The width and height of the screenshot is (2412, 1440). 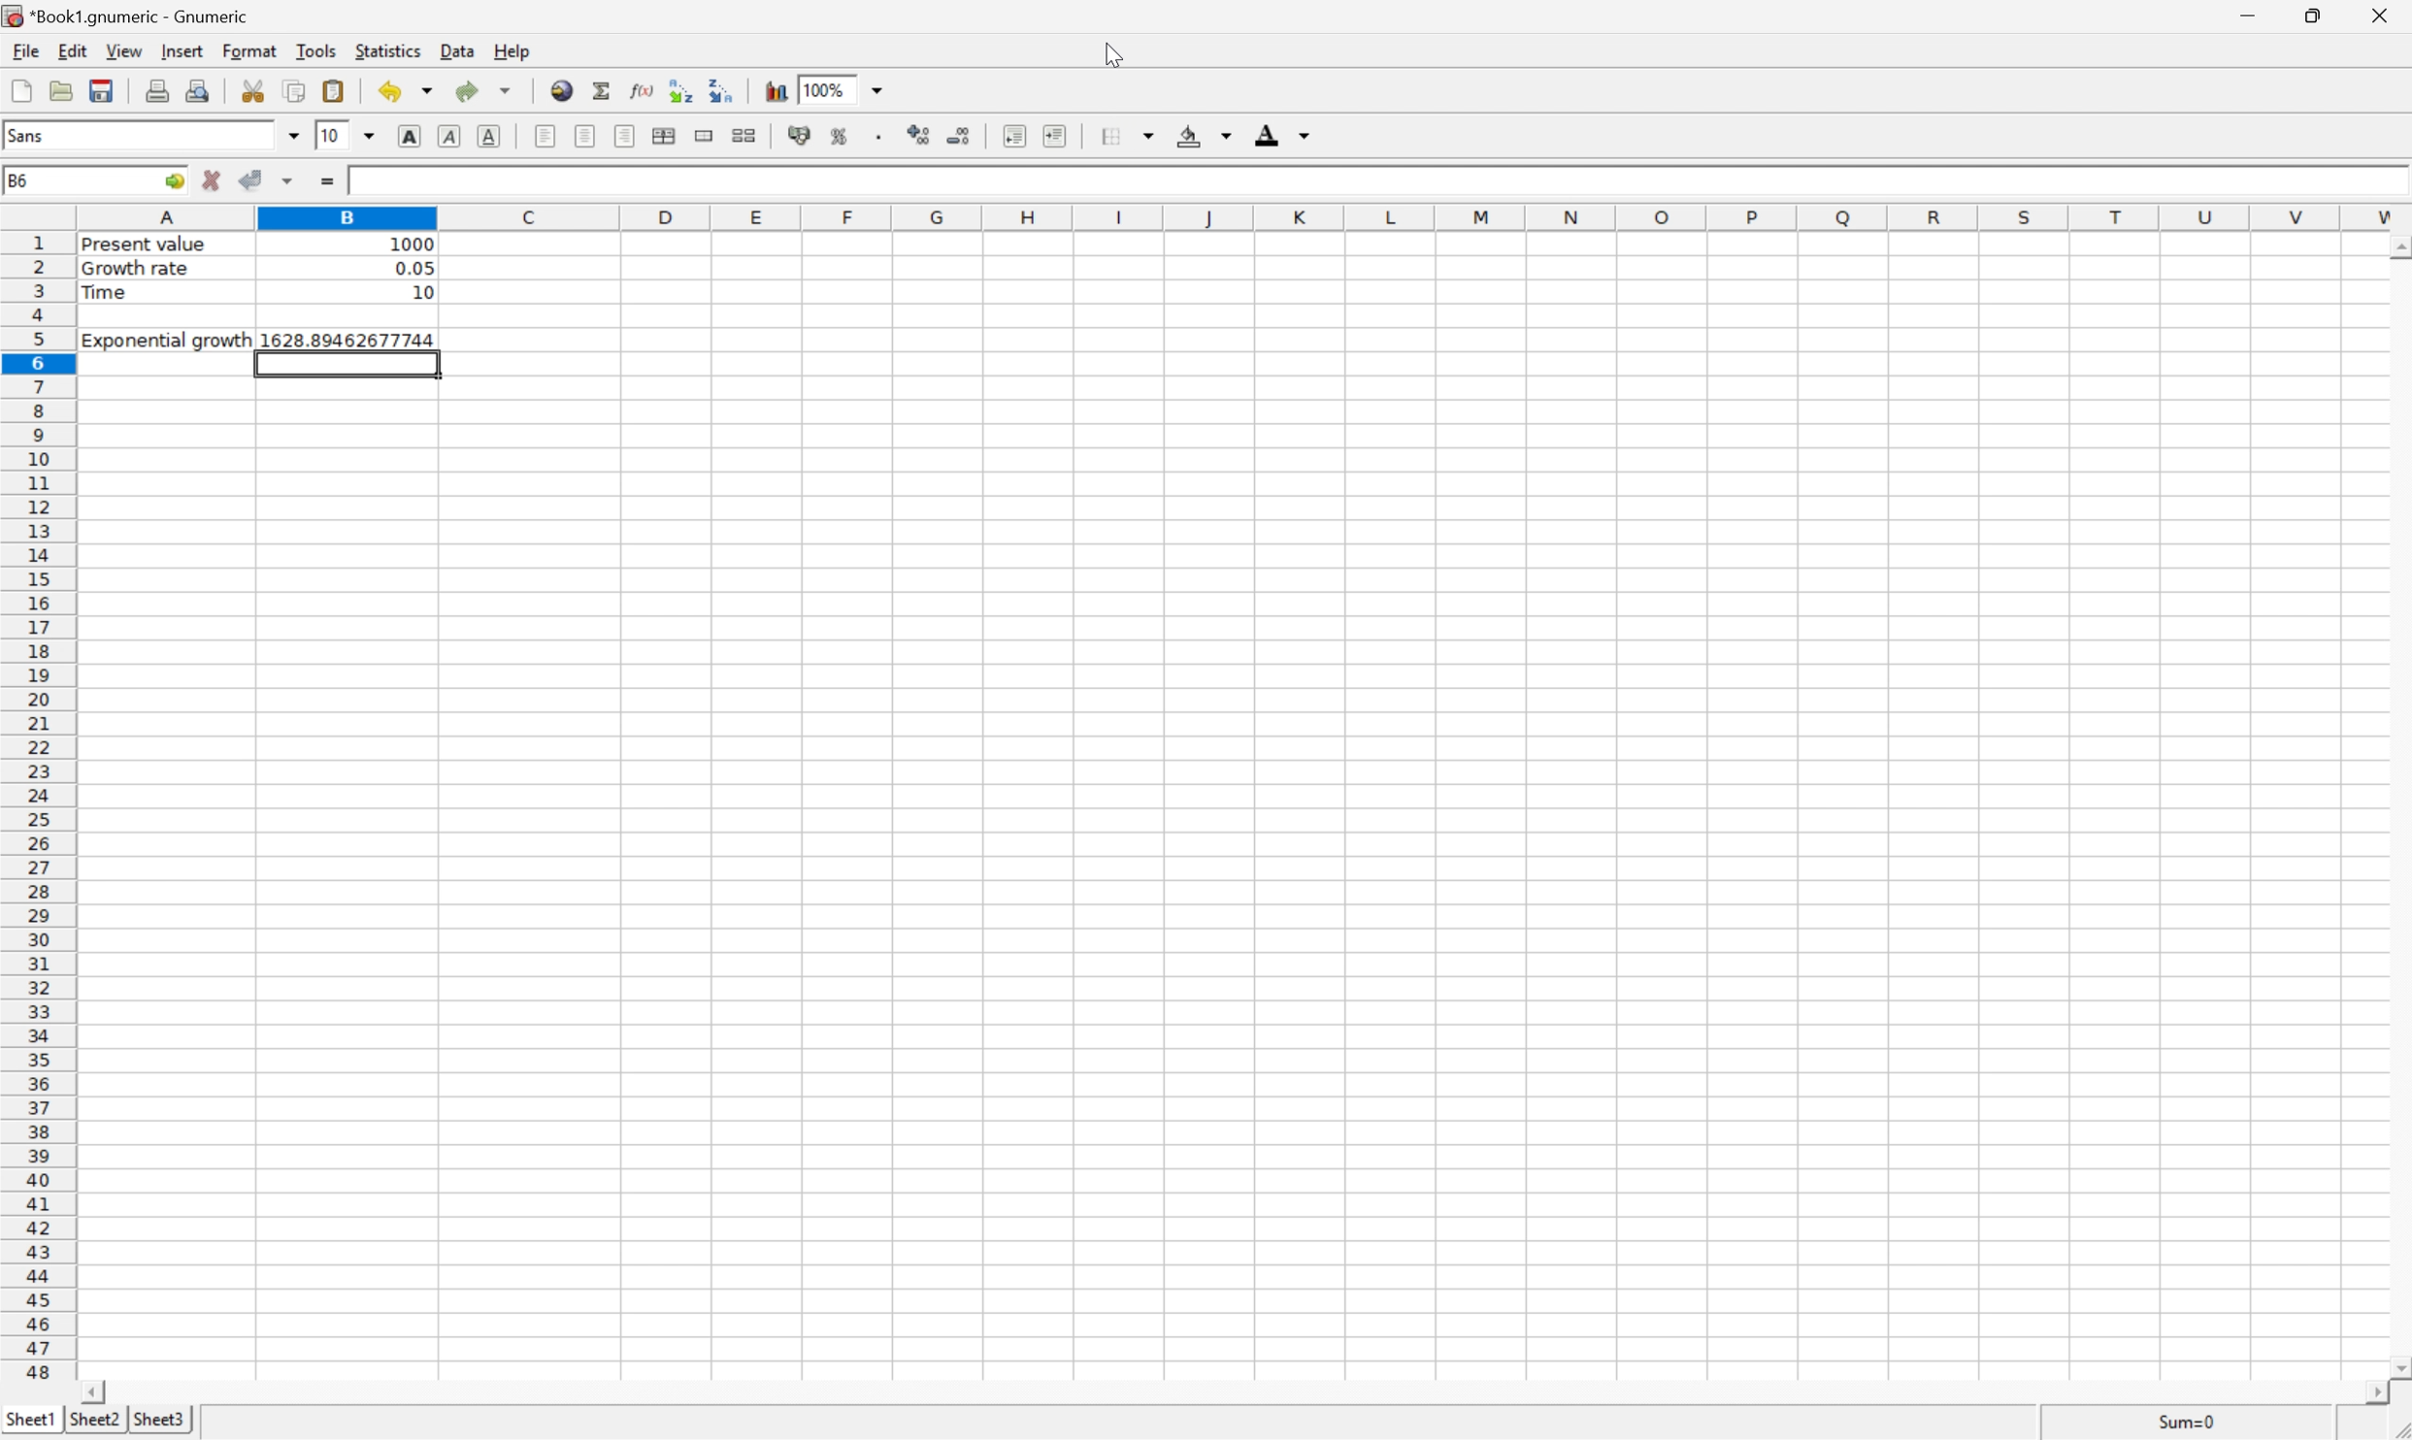 What do you see at coordinates (253, 89) in the screenshot?
I see `Cut the selection` at bounding box center [253, 89].